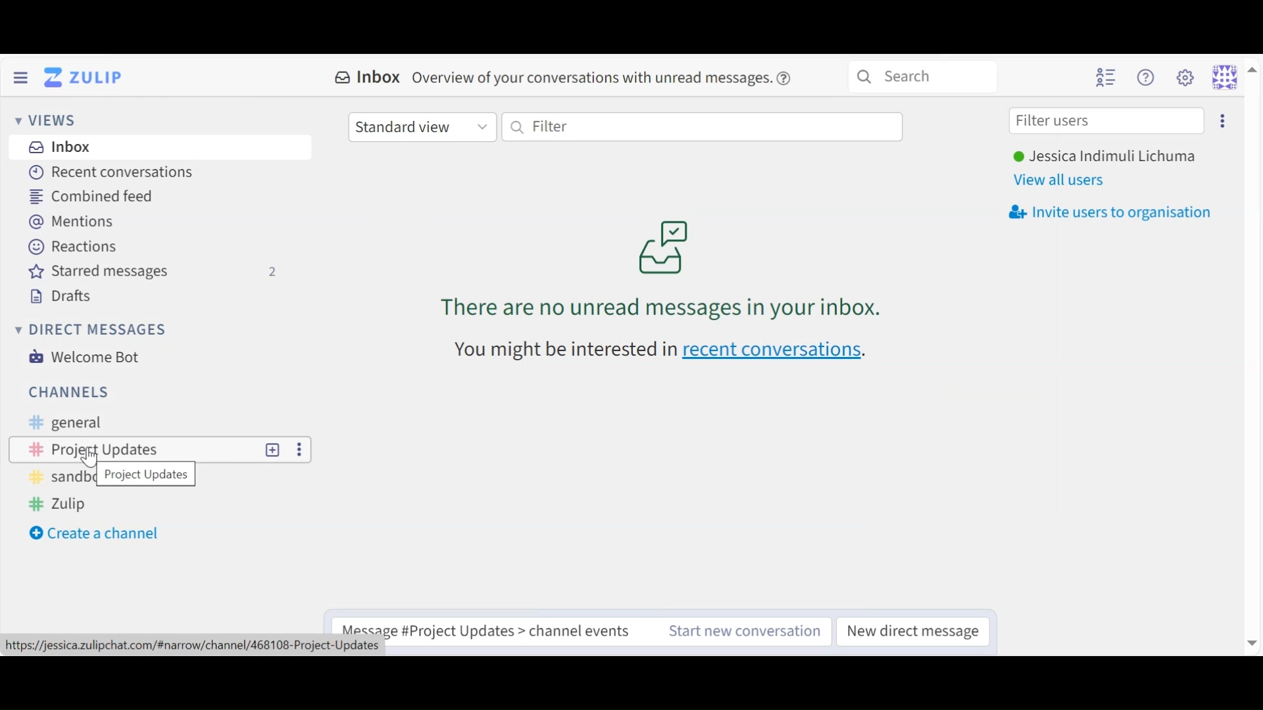 The image size is (1263, 710). I want to click on channel url, so click(195, 647).